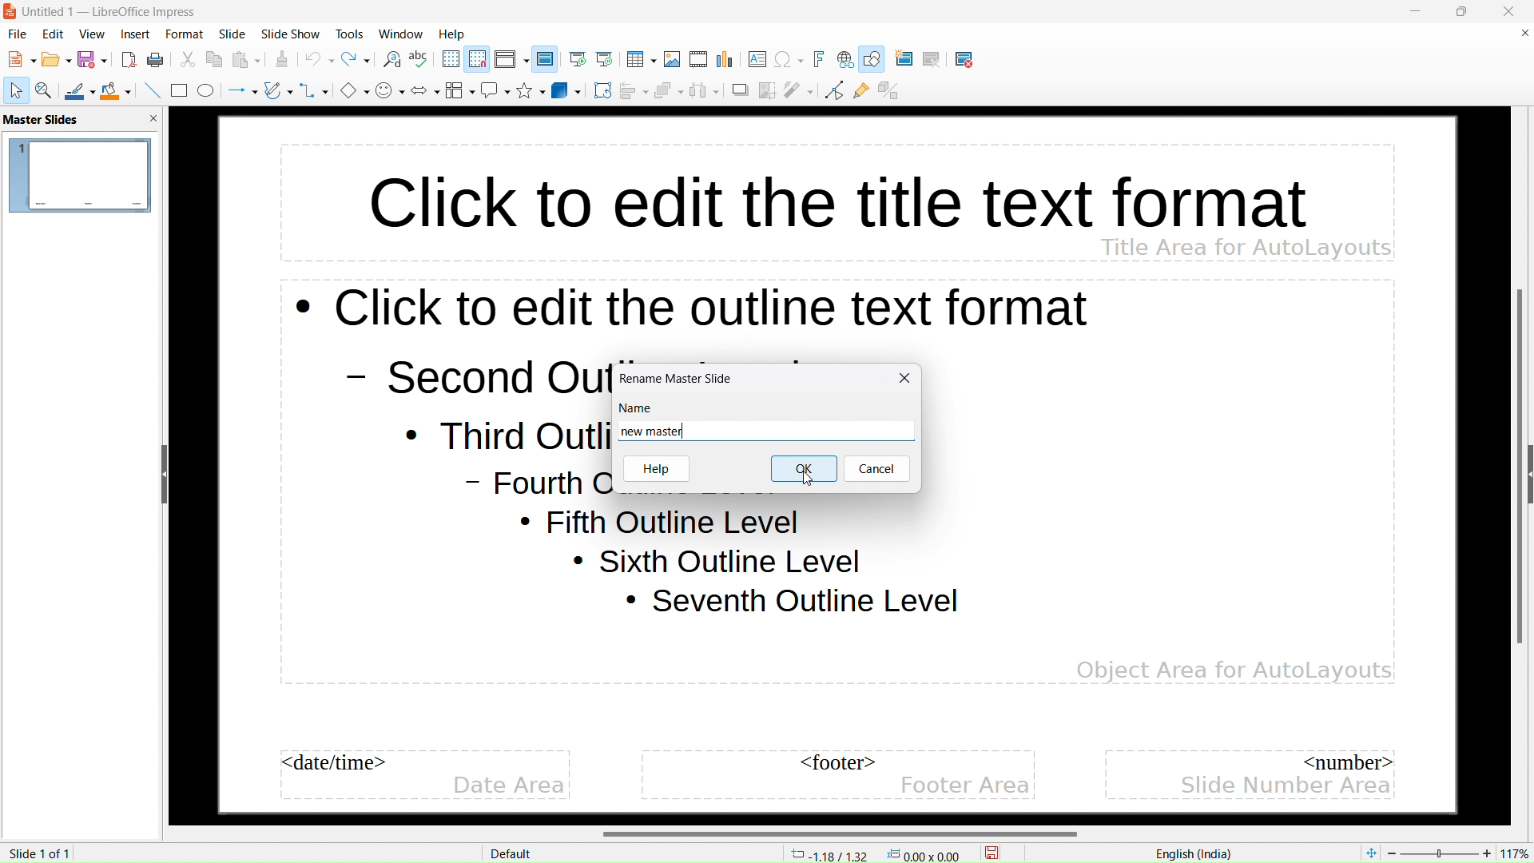 Image resolution: width=1534 pixels, height=863 pixels. I want to click on insert textbox, so click(758, 59).